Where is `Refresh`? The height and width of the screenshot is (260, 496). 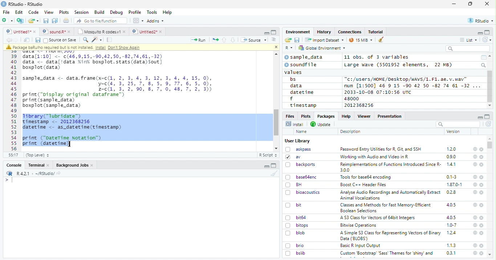
Refresh is located at coordinates (487, 39).